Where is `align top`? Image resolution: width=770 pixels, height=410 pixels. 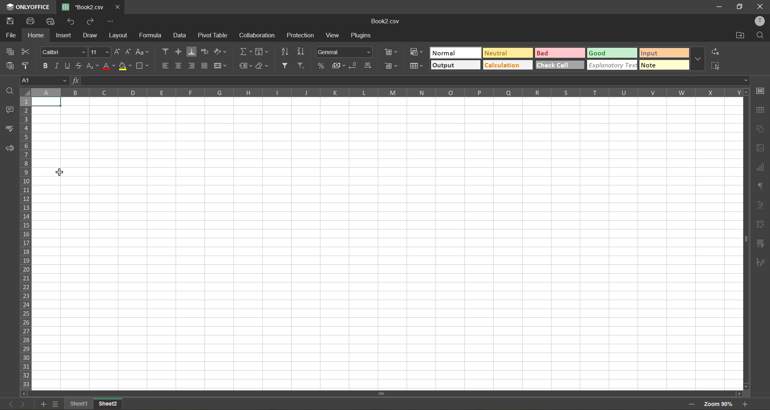
align top is located at coordinates (166, 53).